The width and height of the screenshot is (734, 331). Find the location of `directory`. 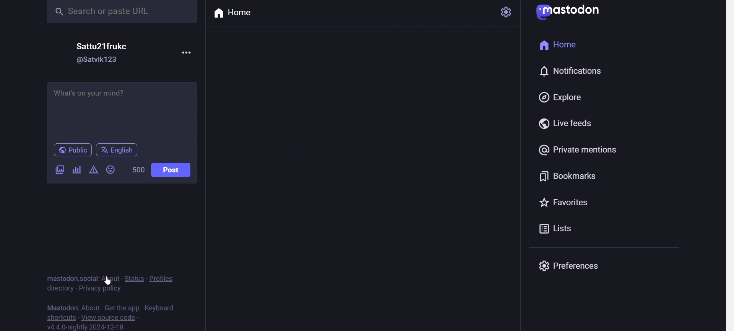

directory is located at coordinates (59, 289).